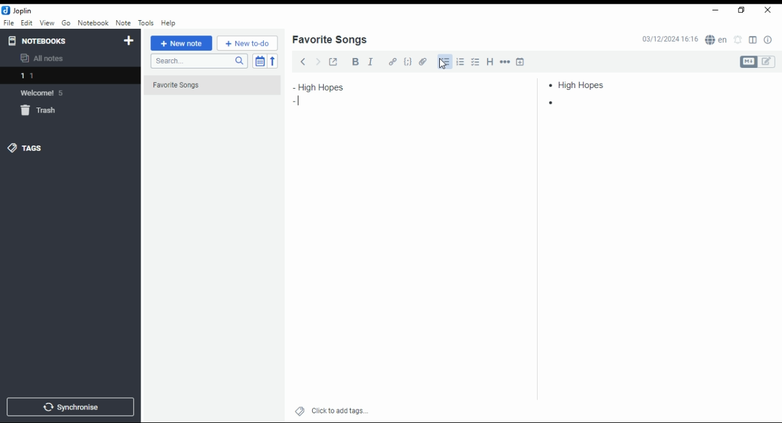 The height and width of the screenshot is (423, 782). I want to click on note properties, so click(769, 40).